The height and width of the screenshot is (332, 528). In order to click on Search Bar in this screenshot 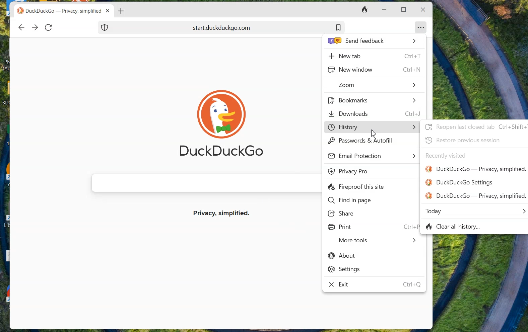, I will do `click(203, 183)`.